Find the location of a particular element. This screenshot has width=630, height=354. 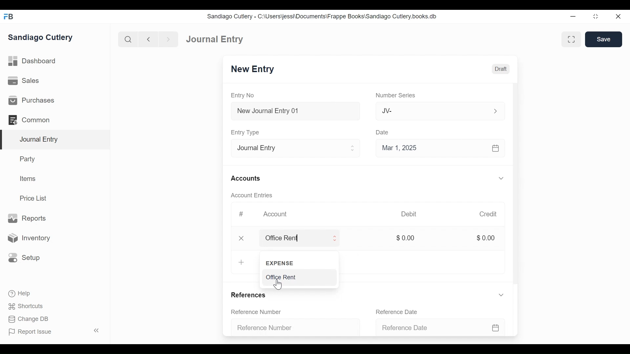

Entry No is located at coordinates (245, 95).